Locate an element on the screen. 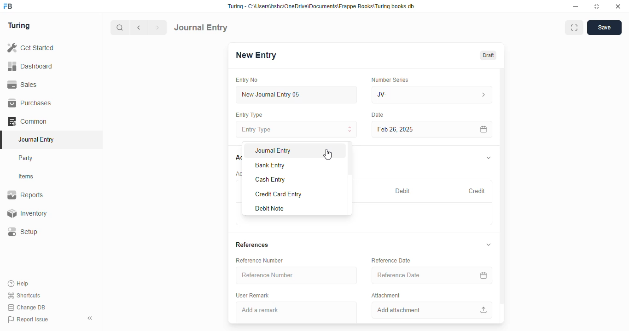 The width and height of the screenshot is (629, 331). Date is located at coordinates (378, 115).